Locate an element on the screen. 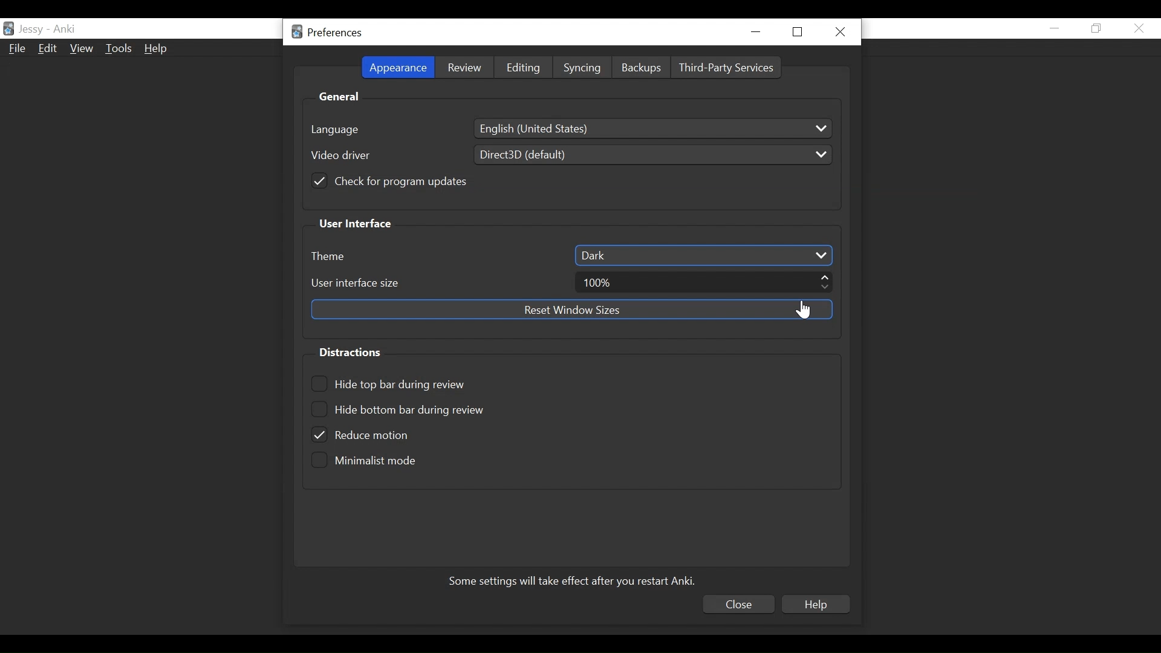  Direct3D (default) is located at coordinates (652, 154).